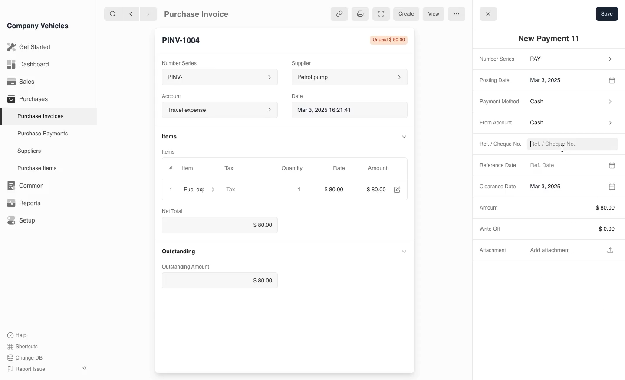 This screenshot has height=380, width=625. I want to click on Tax, so click(237, 169).